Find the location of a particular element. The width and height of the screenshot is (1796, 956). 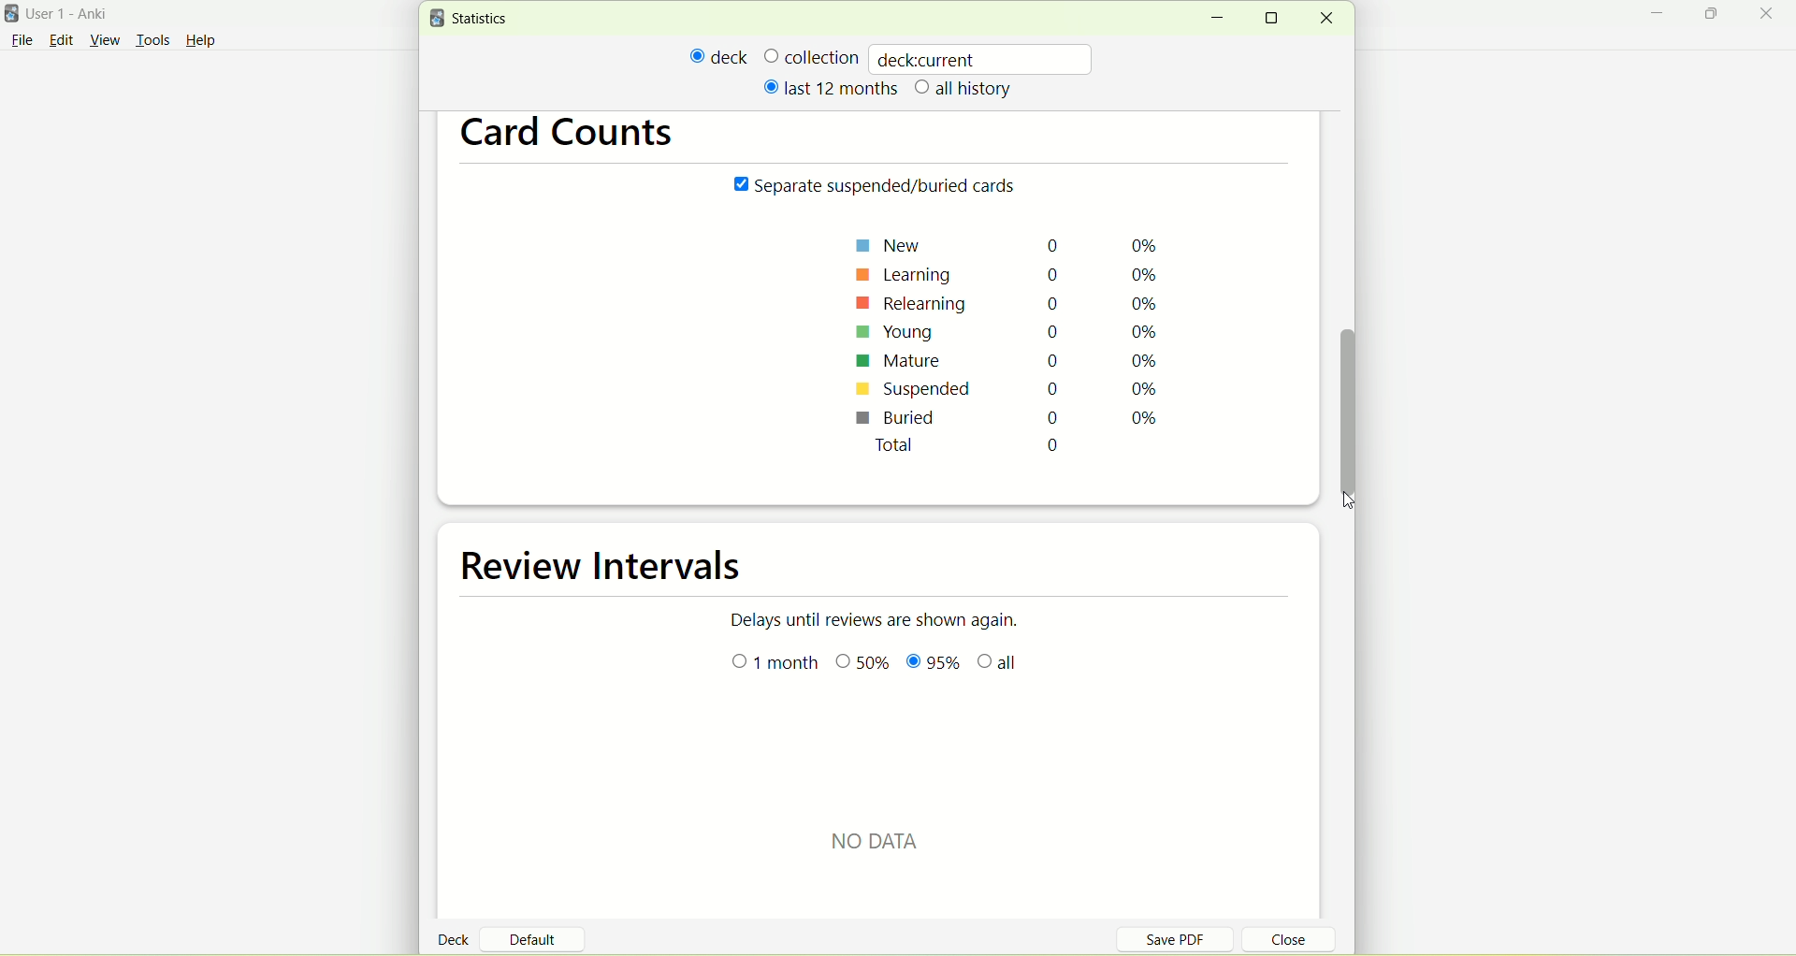

95% is located at coordinates (933, 664).